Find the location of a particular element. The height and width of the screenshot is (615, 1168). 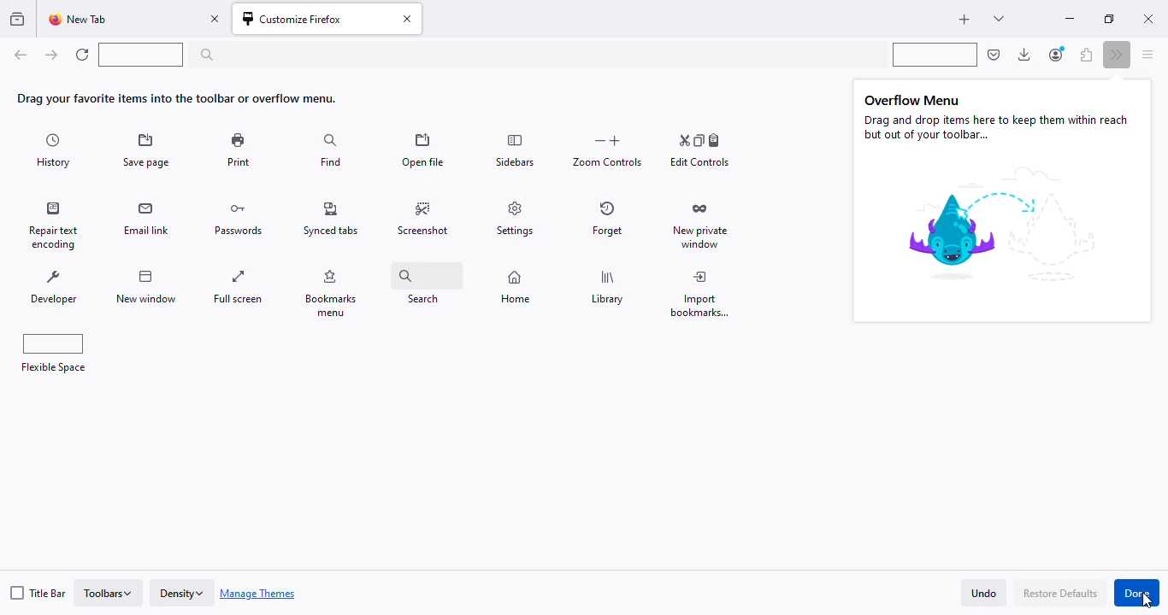

close is located at coordinates (1149, 19).